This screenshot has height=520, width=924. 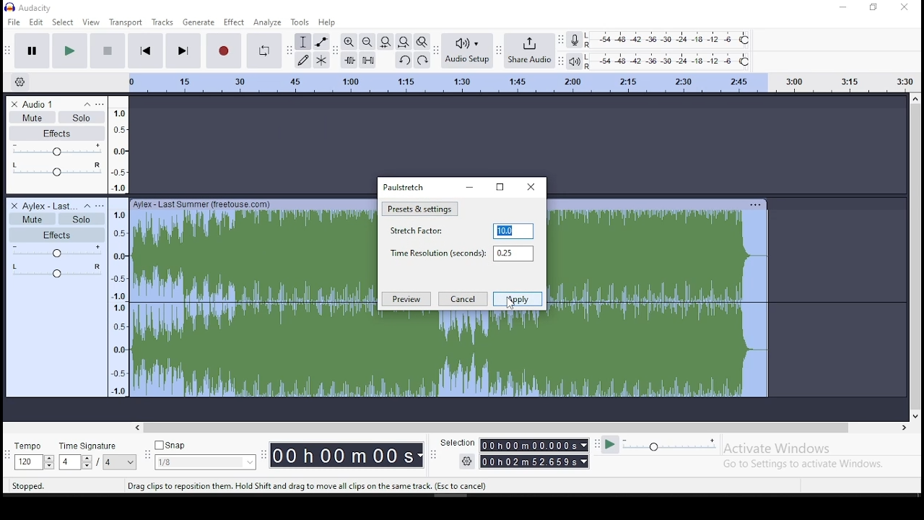 I want to click on trim audio outside selection, so click(x=348, y=59).